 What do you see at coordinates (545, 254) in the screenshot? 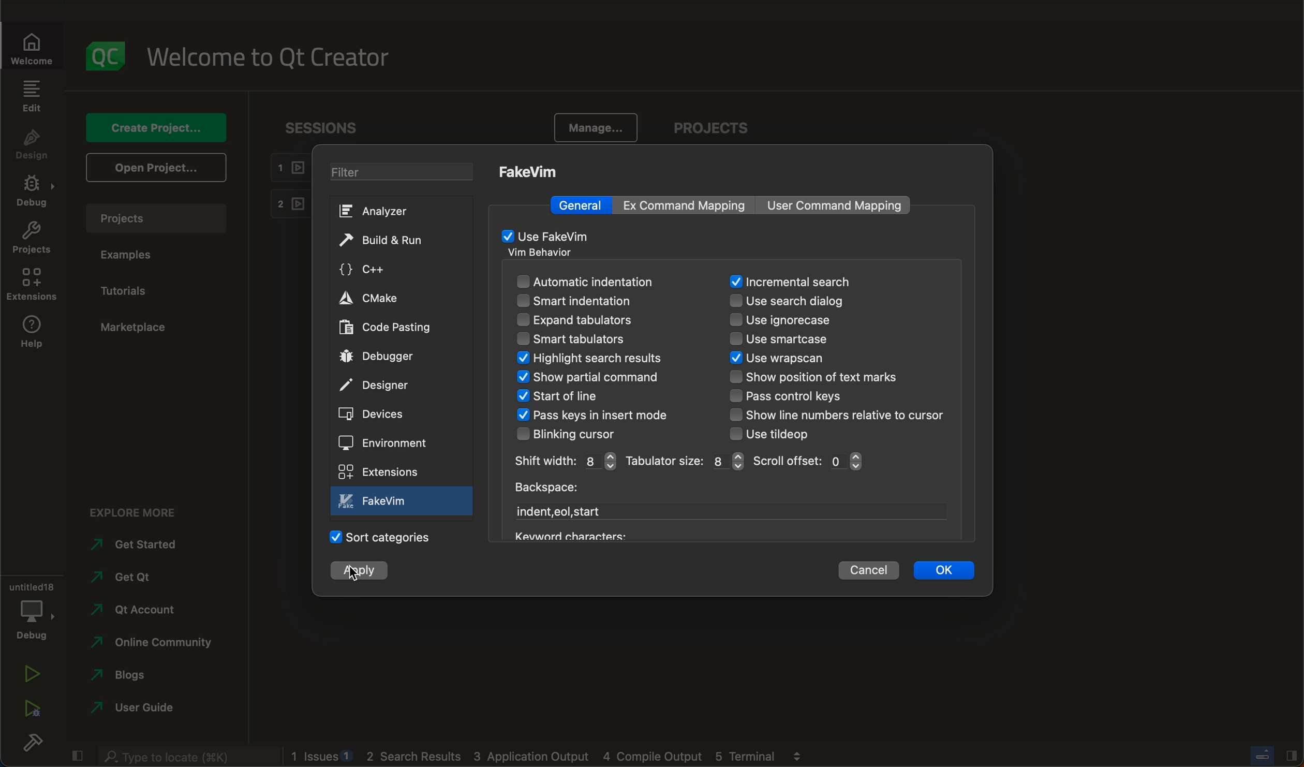
I see `vm behaviour ` at bounding box center [545, 254].